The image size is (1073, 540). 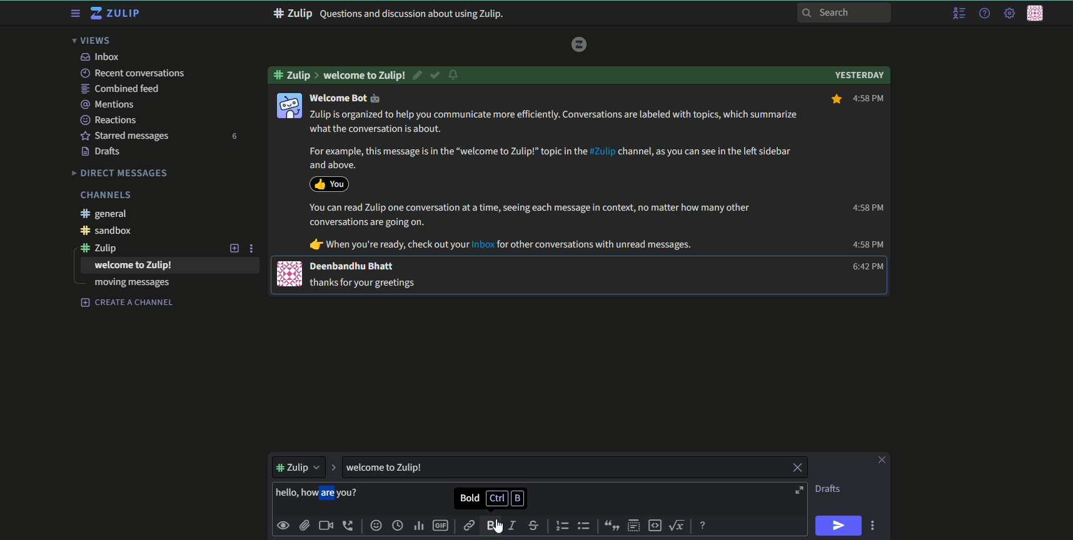 What do you see at coordinates (298, 466) in the screenshot?
I see `dropdown` at bounding box center [298, 466].